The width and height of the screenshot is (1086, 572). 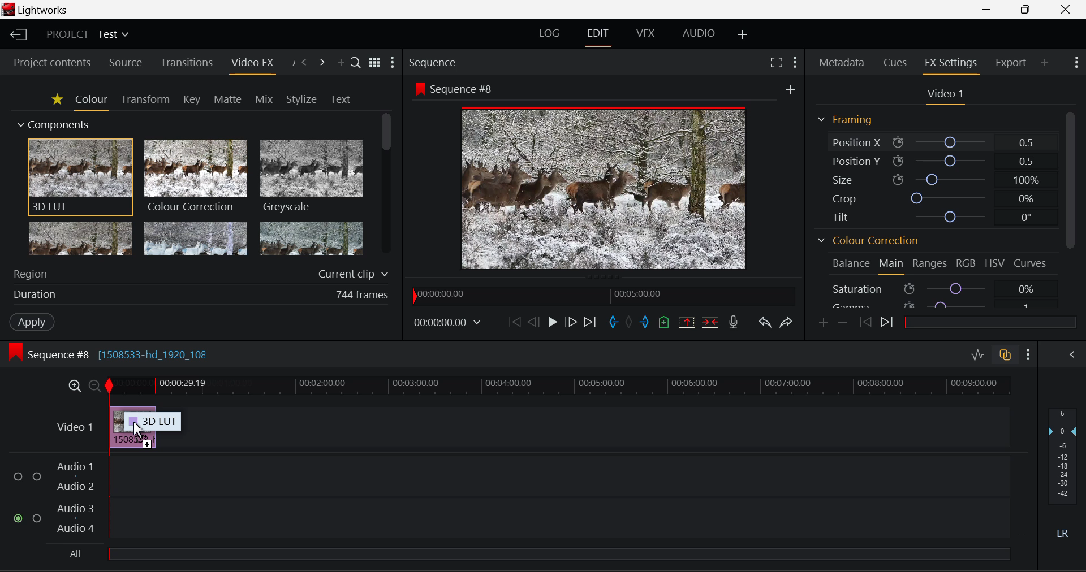 I want to click on Curves, so click(x=1029, y=263).